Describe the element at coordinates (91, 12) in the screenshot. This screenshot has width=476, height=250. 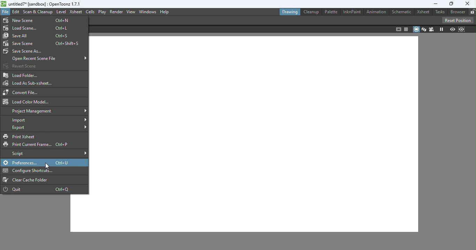
I see `Cells` at that location.